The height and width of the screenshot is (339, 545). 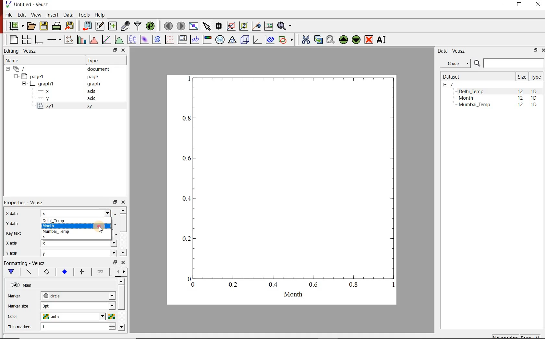 I want to click on plot a 2d dataset as an image, so click(x=145, y=40).